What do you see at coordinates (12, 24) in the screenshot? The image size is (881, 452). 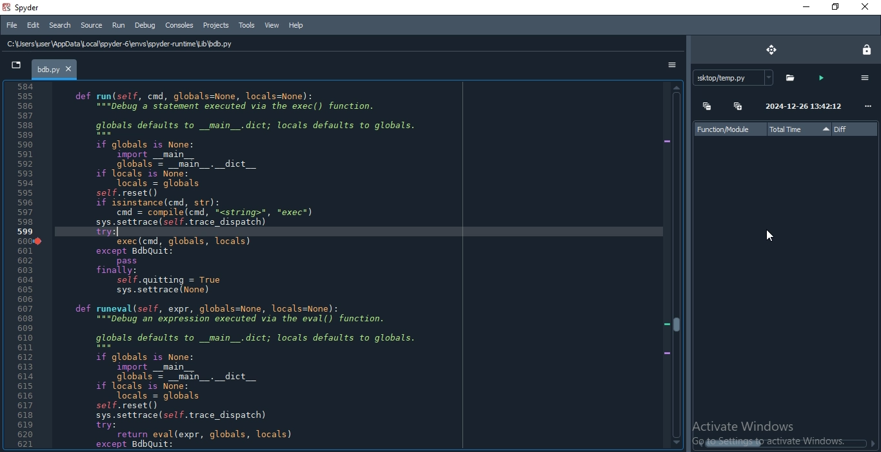 I see `File ` at bounding box center [12, 24].